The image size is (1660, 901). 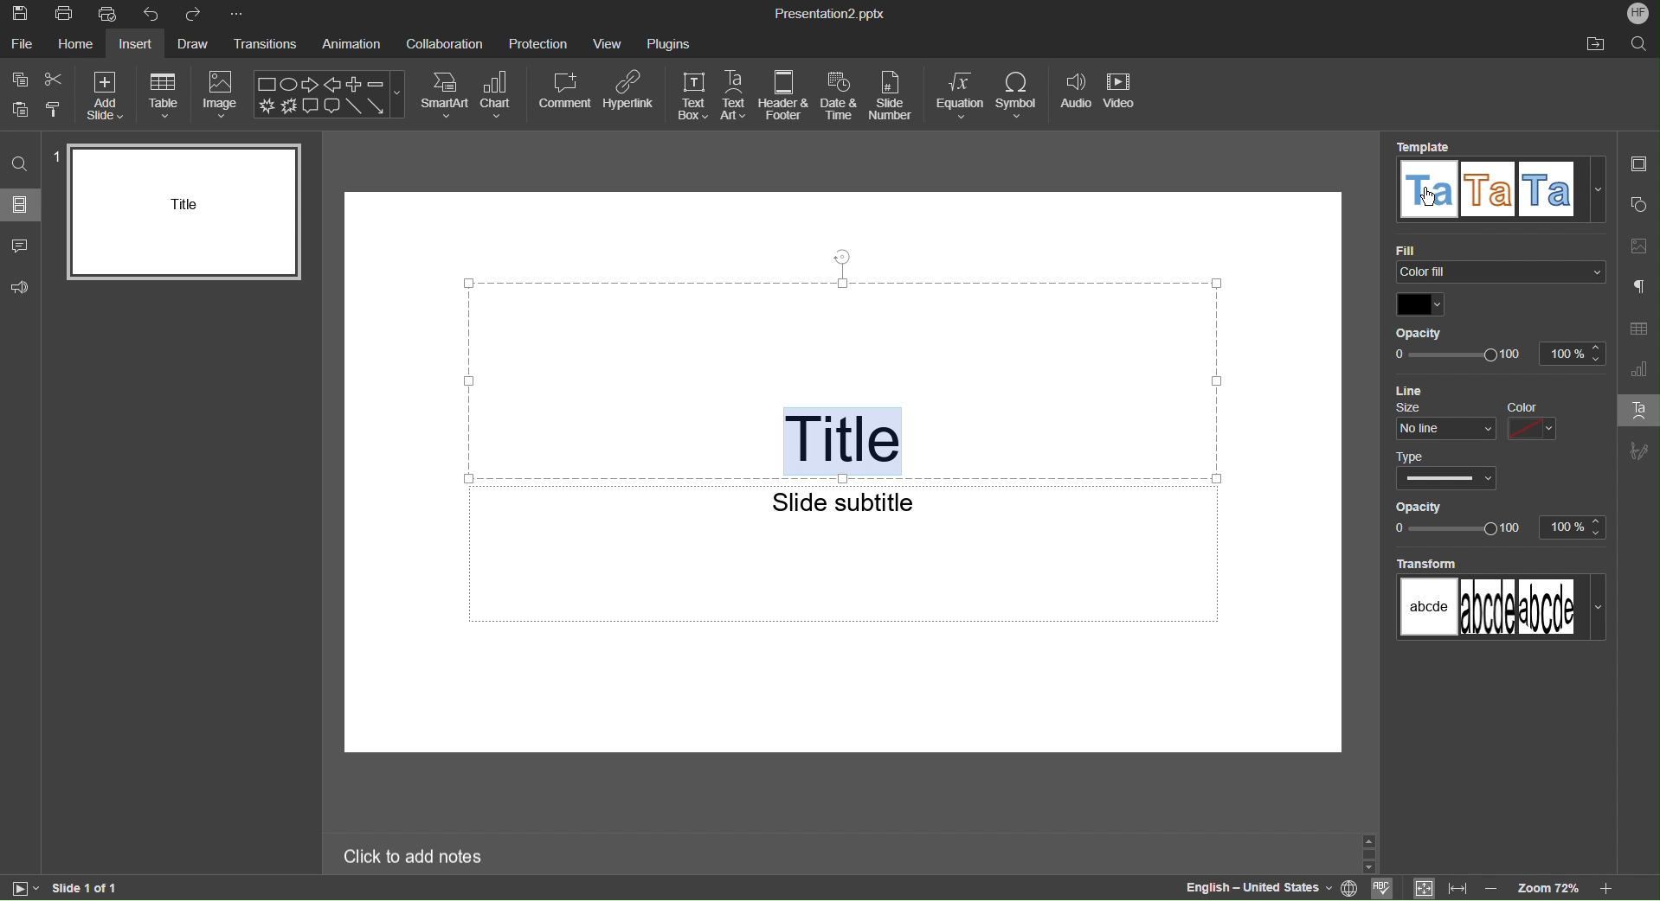 I want to click on Animation, so click(x=349, y=44).